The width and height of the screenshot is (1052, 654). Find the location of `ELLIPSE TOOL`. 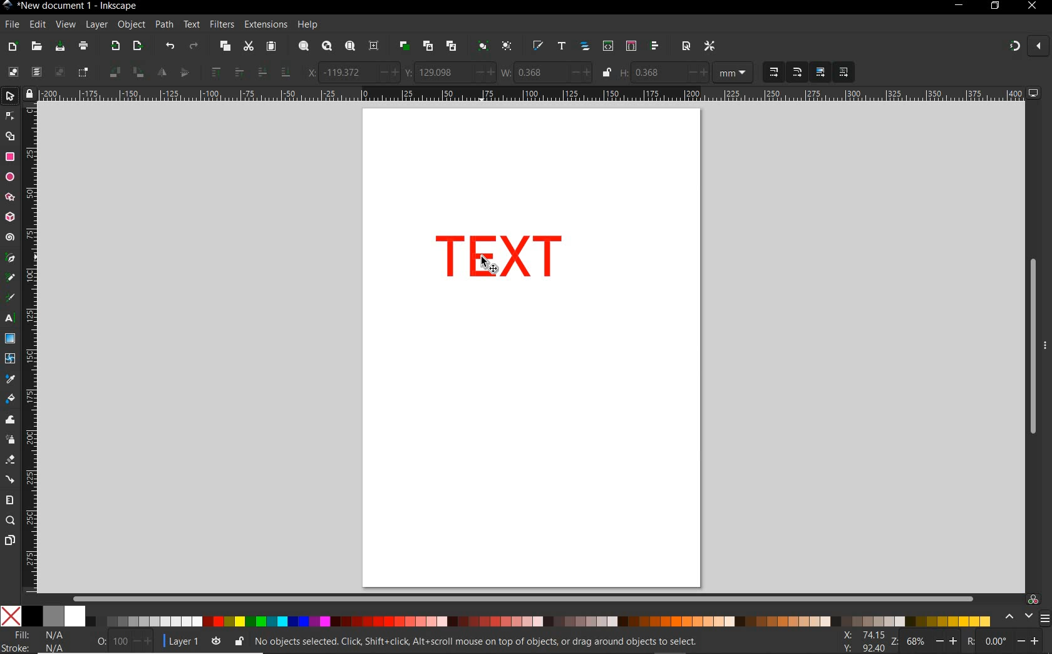

ELLIPSE TOOL is located at coordinates (11, 178).